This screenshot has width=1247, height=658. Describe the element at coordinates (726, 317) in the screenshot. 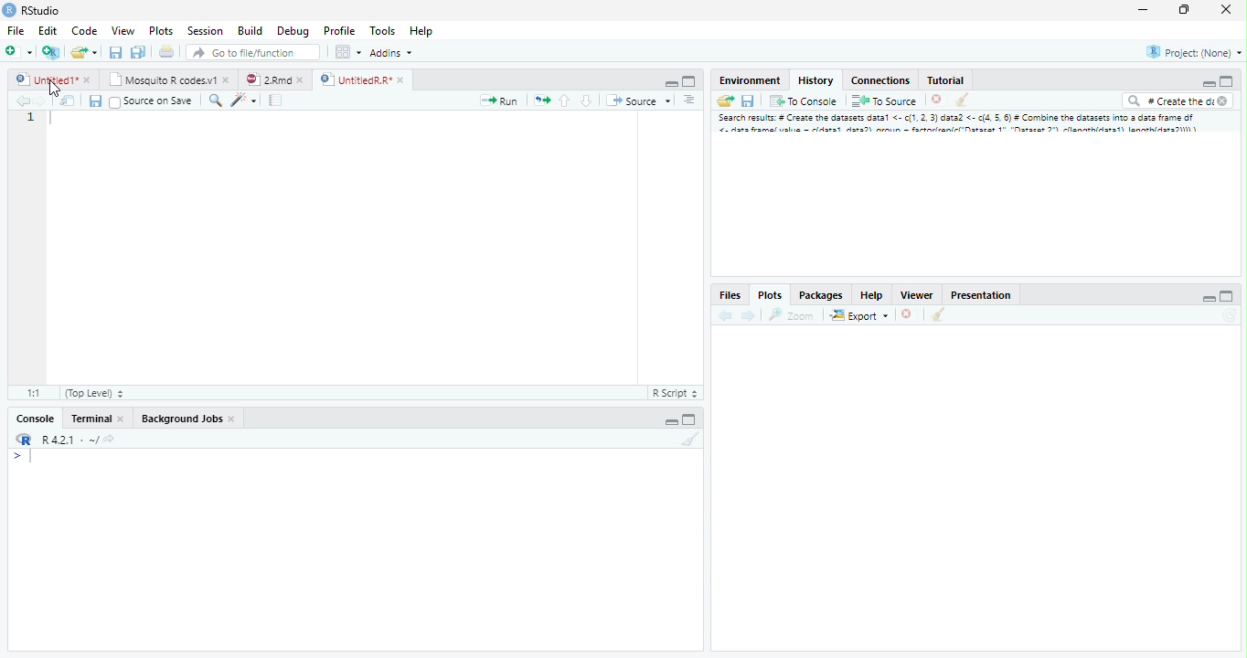

I see `back` at that location.